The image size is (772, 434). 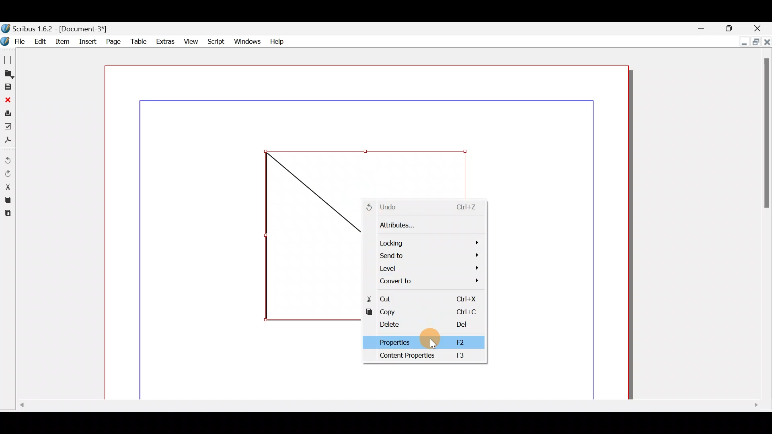 I want to click on Item, so click(x=62, y=43).